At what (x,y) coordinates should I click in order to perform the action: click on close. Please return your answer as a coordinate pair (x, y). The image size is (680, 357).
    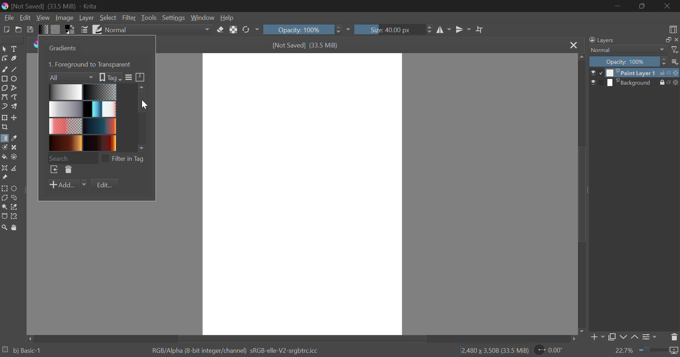
    Looking at the image, I should click on (676, 40).